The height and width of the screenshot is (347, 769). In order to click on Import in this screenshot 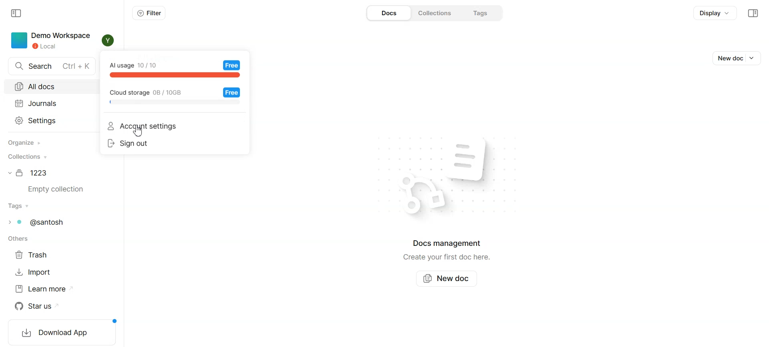, I will do `click(37, 272)`.